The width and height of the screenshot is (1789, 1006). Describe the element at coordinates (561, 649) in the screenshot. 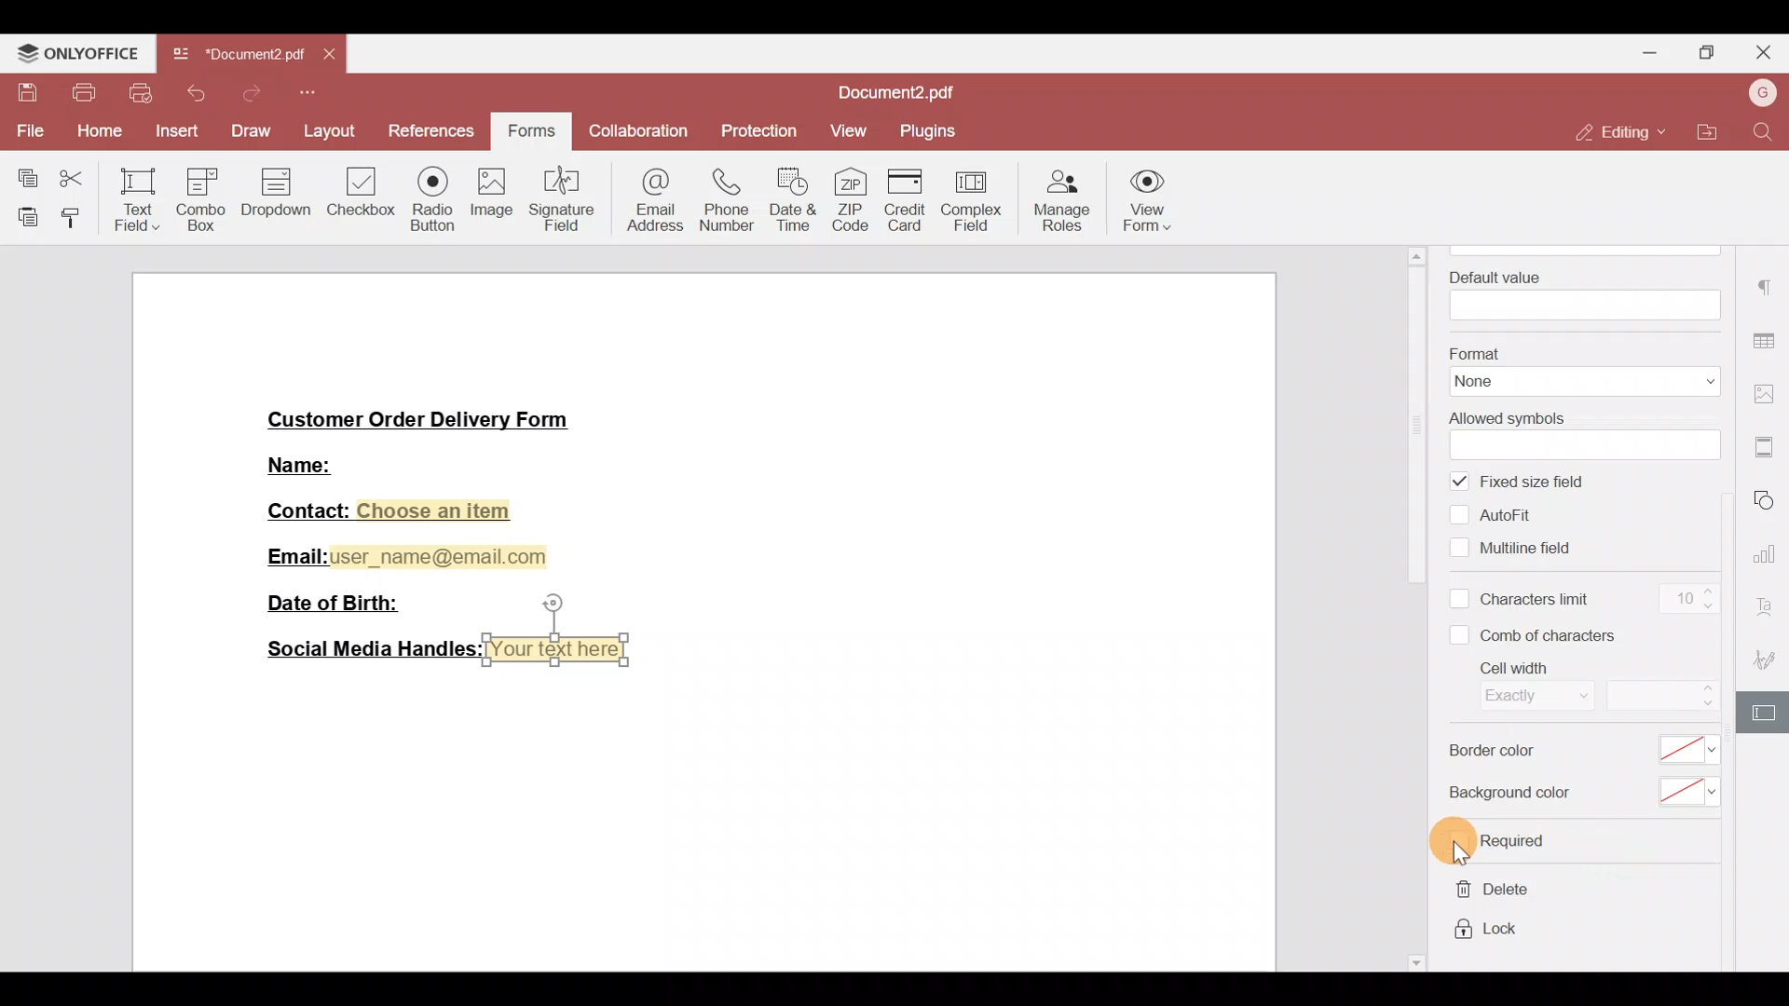

I see `Your text here` at that location.